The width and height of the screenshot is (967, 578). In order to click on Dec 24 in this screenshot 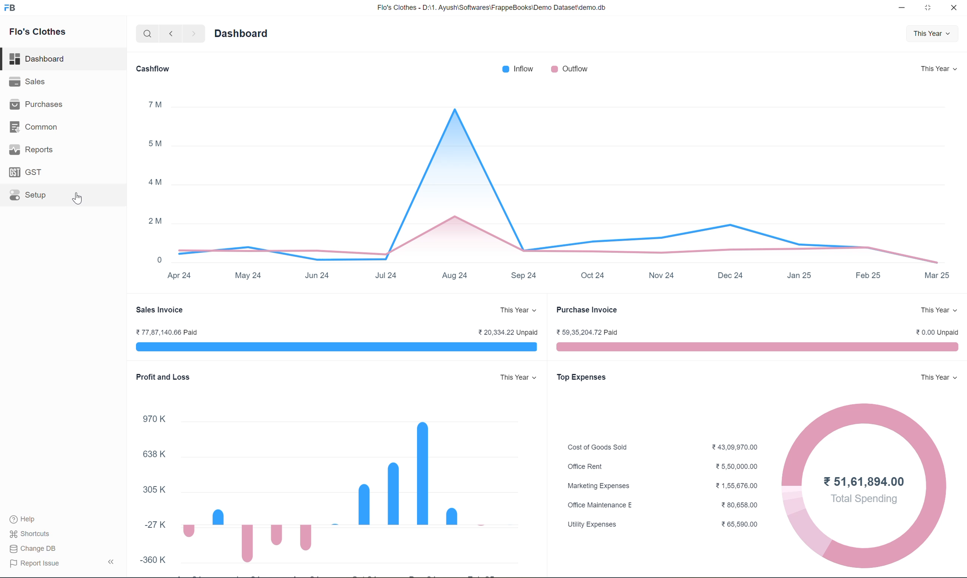, I will do `click(730, 275)`.